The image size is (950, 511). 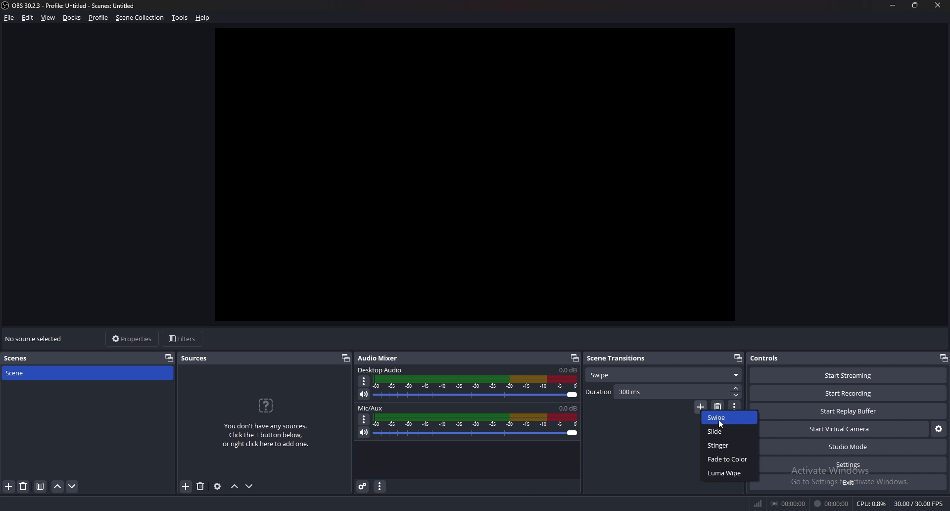 What do you see at coordinates (738, 358) in the screenshot?
I see `pop out` at bounding box center [738, 358].